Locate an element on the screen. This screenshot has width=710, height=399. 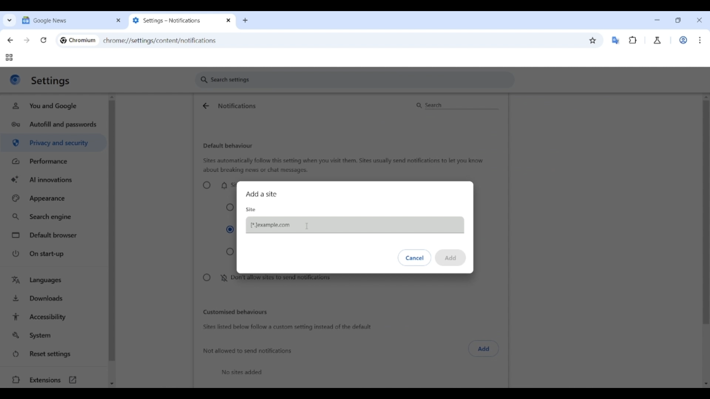
Not allowed to send notifications is located at coordinates (248, 351).